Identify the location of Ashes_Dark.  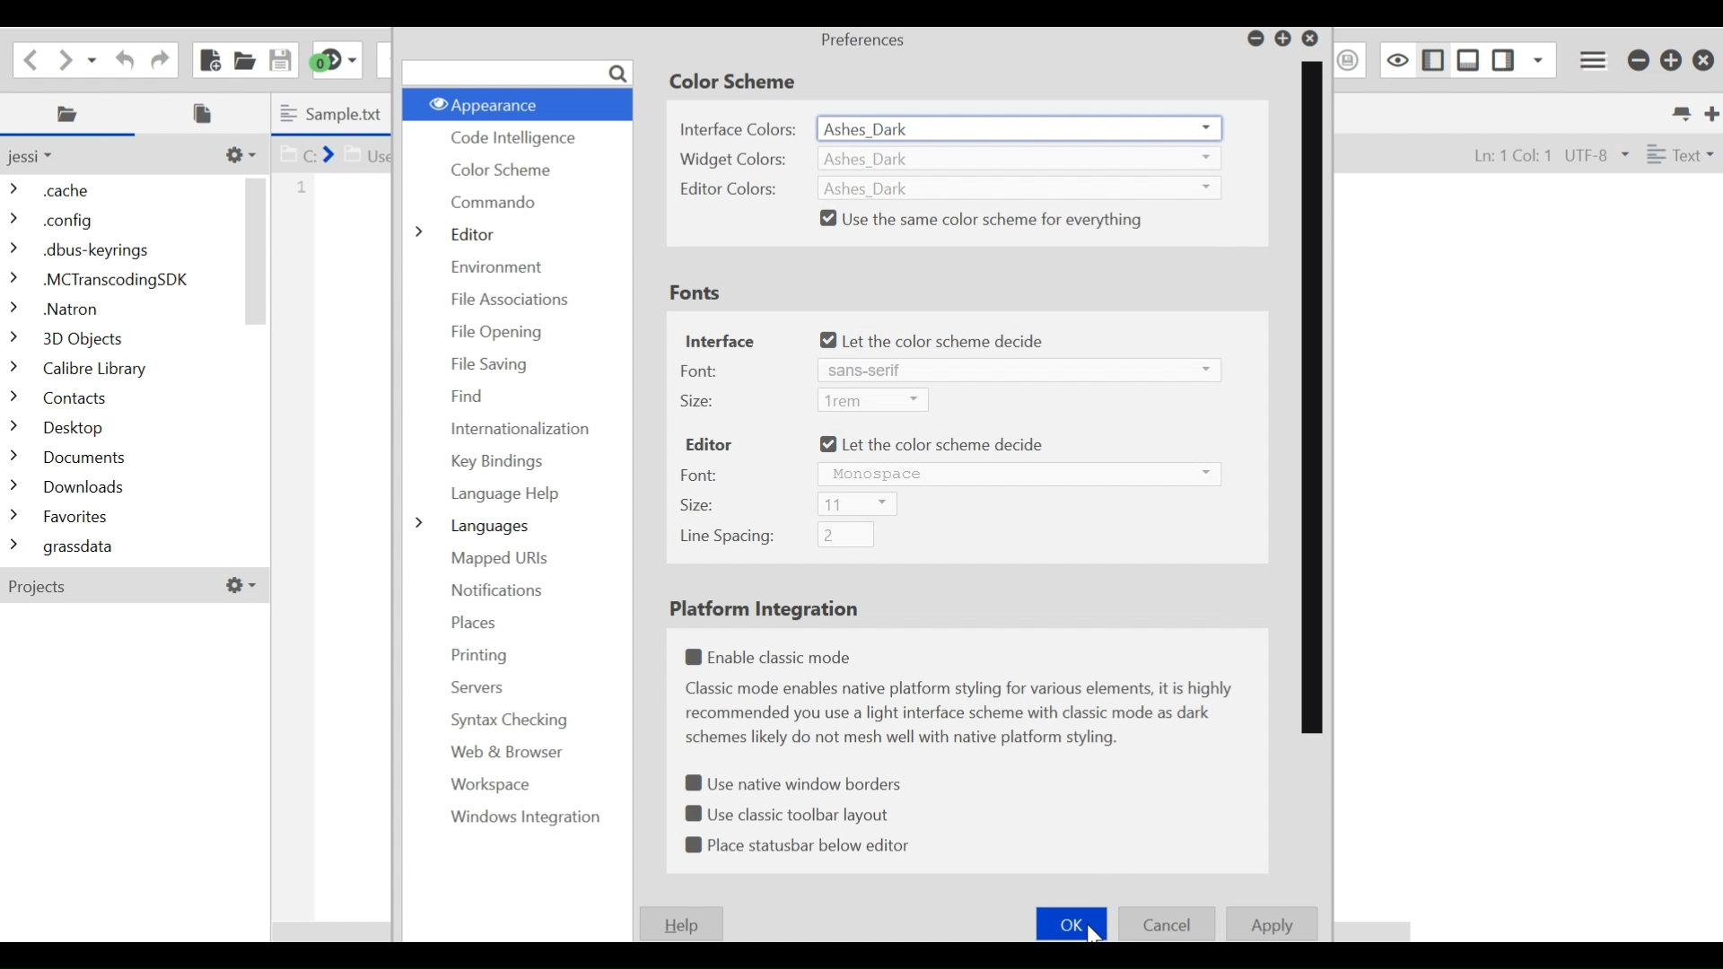
(1015, 187).